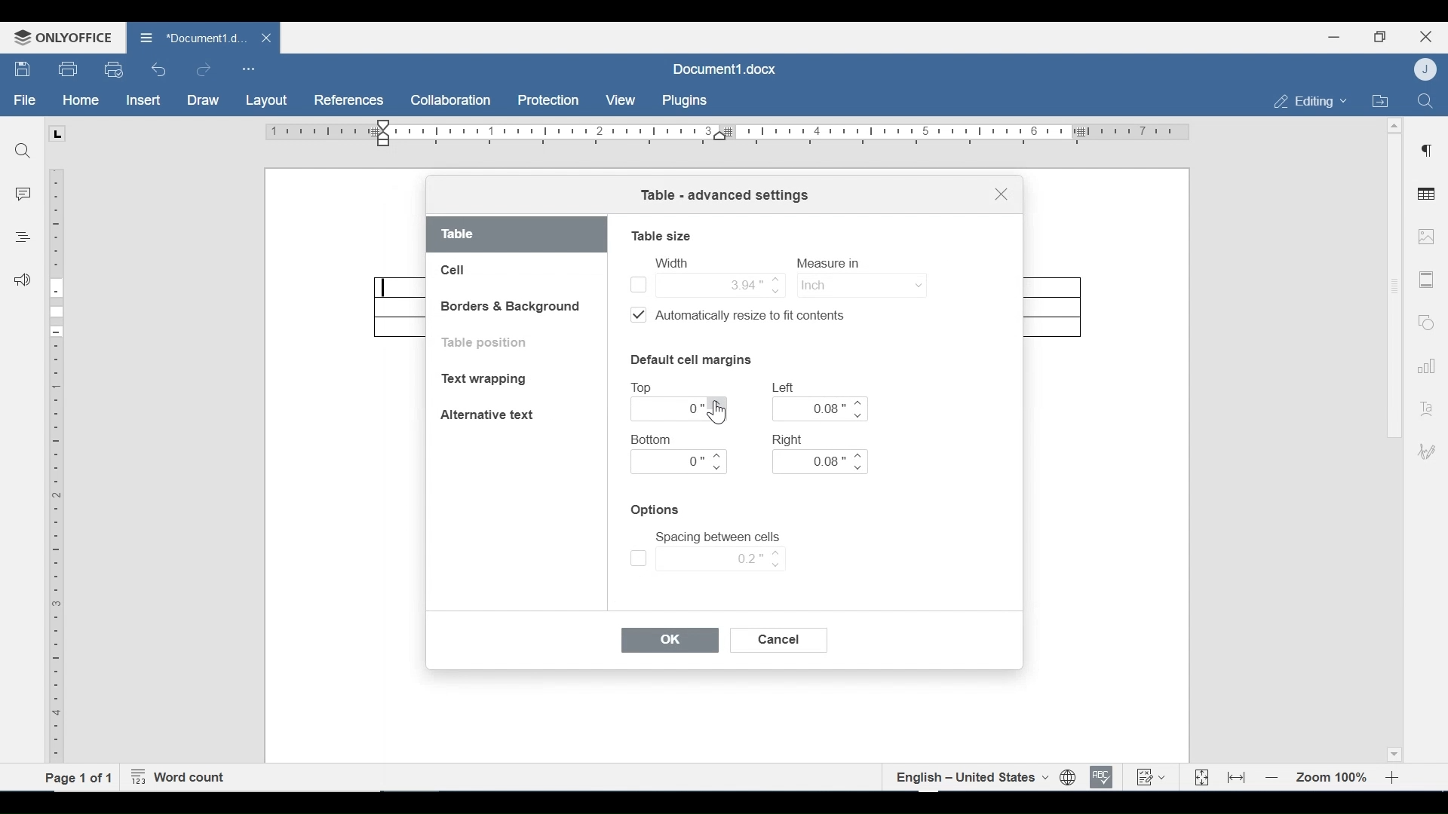 Image resolution: width=1448 pixels, height=814 pixels. I want to click on Find, so click(22, 148).